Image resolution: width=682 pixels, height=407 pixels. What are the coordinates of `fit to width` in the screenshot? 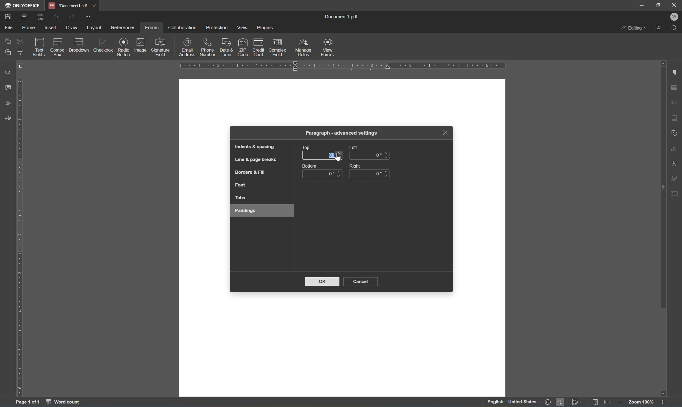 It's located at (609, 402).